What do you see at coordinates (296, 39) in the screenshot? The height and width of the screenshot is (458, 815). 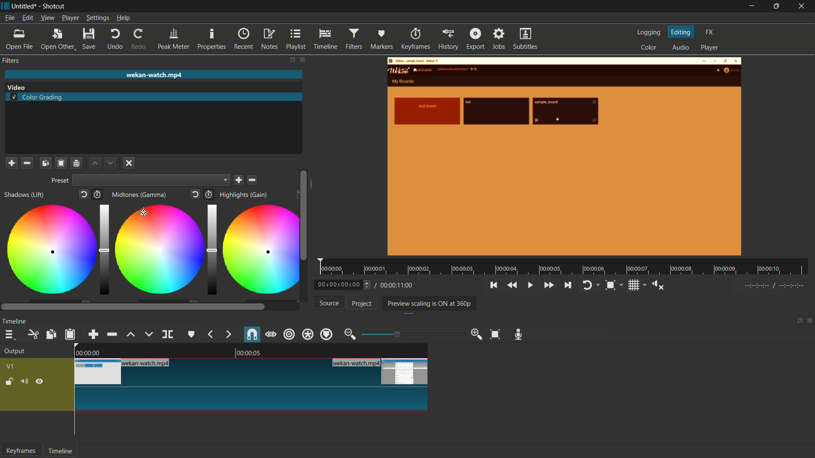 I see `playlist` at bounding box center [296, 39].